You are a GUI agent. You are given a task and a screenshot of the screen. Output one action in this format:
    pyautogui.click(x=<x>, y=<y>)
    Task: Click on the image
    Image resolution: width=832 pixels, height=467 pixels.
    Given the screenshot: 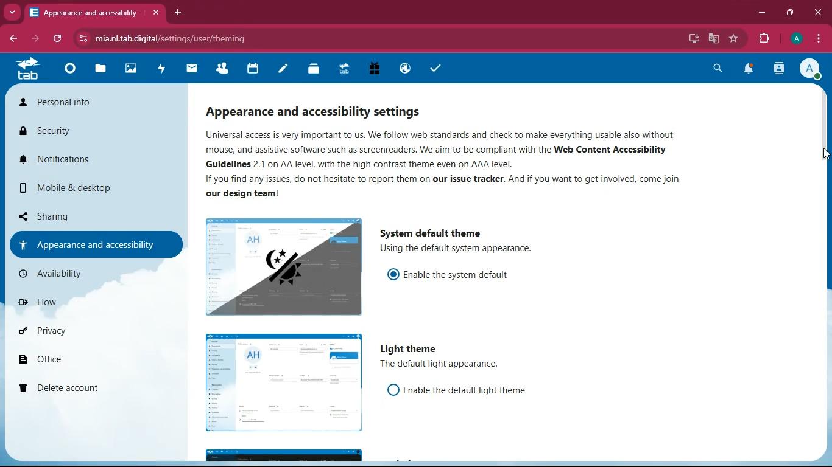 What is the action you would take?
    pyautogui.click(x=286, y=455)
    